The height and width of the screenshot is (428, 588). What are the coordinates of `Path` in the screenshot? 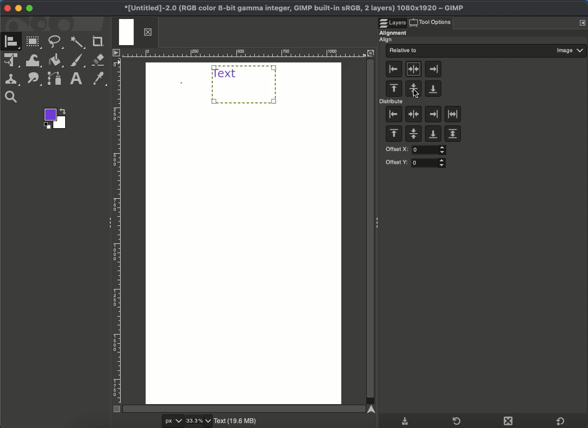 It's located at (54, 80).